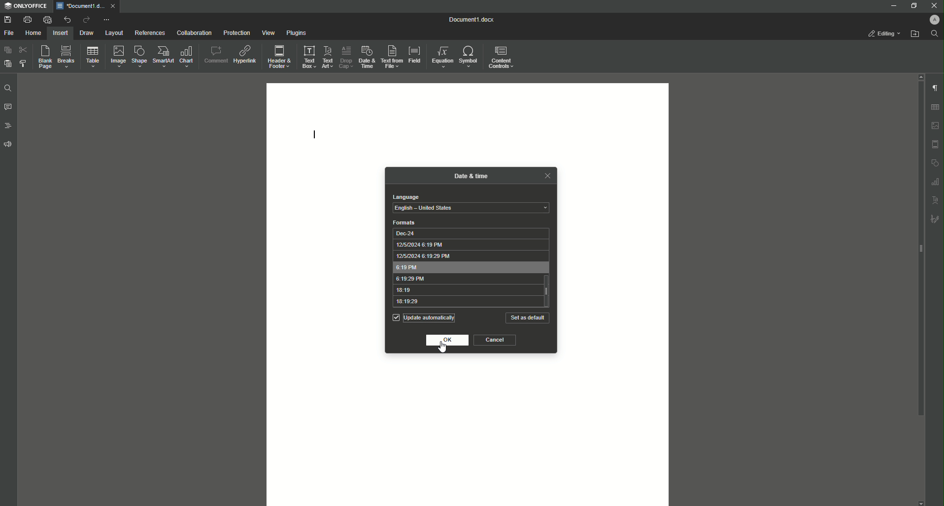 The width and height of the screenshot is (944, 506). What do you see at coordinates (295, 32) in the screenshot?
I see `Plugins` at bounding box center [295, 32].